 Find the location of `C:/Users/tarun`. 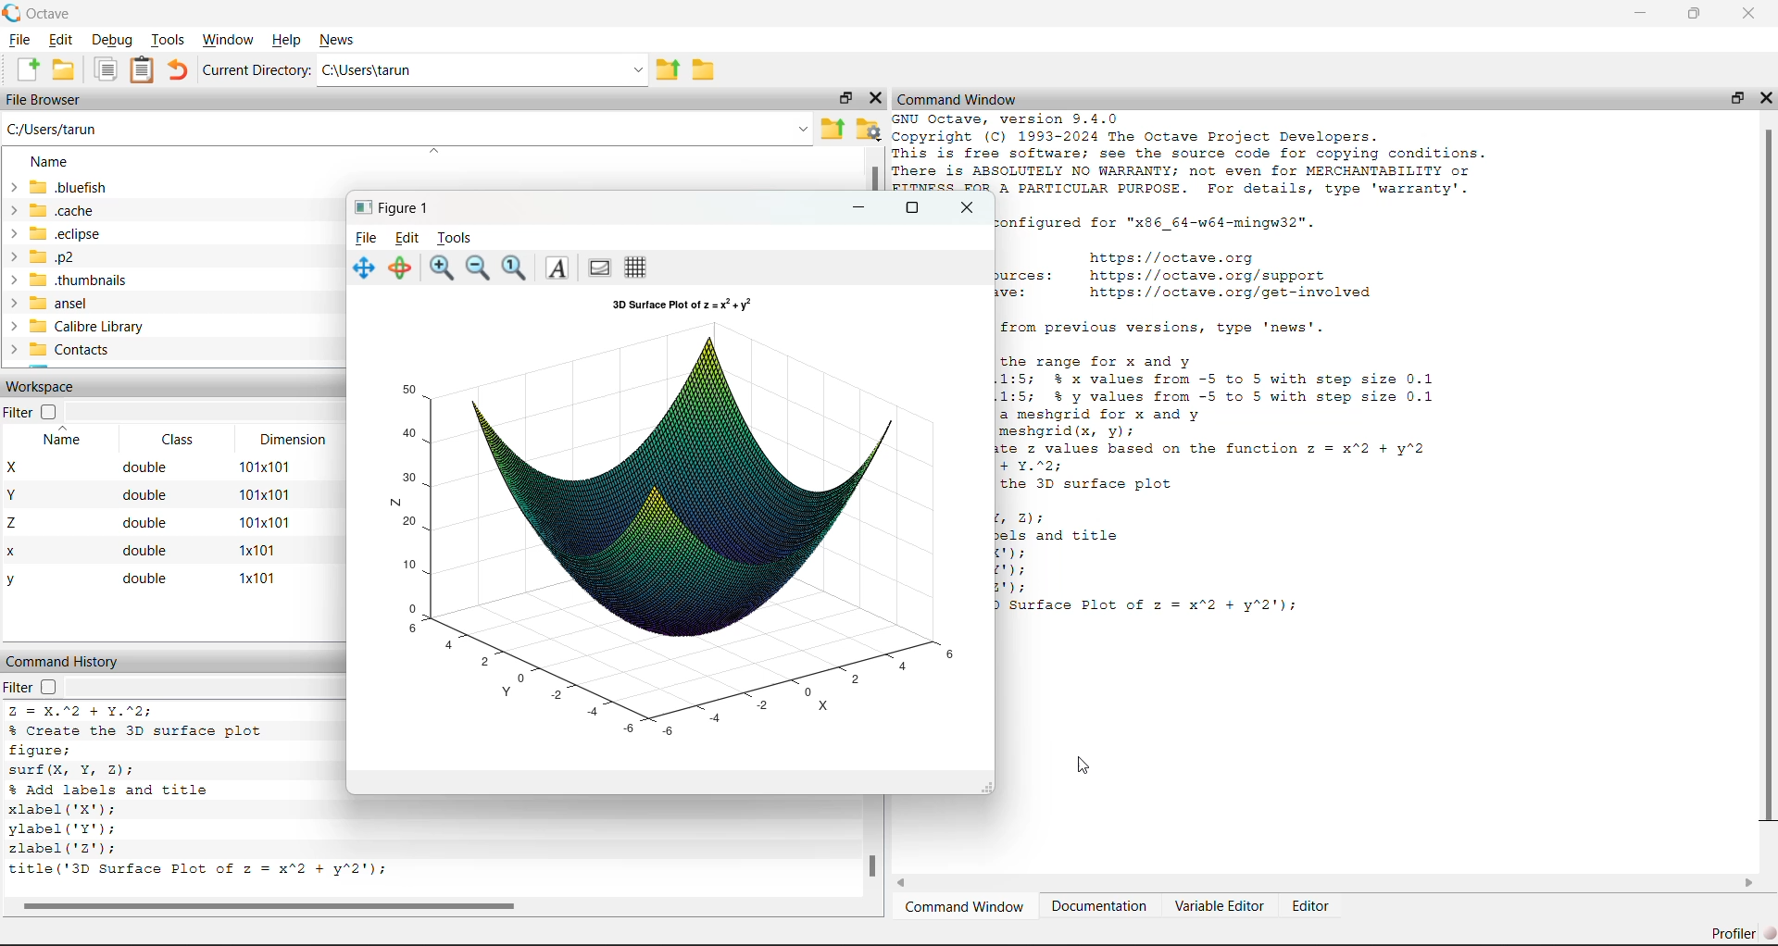

C:/Users/tarun is located at coordinates (408, 129).